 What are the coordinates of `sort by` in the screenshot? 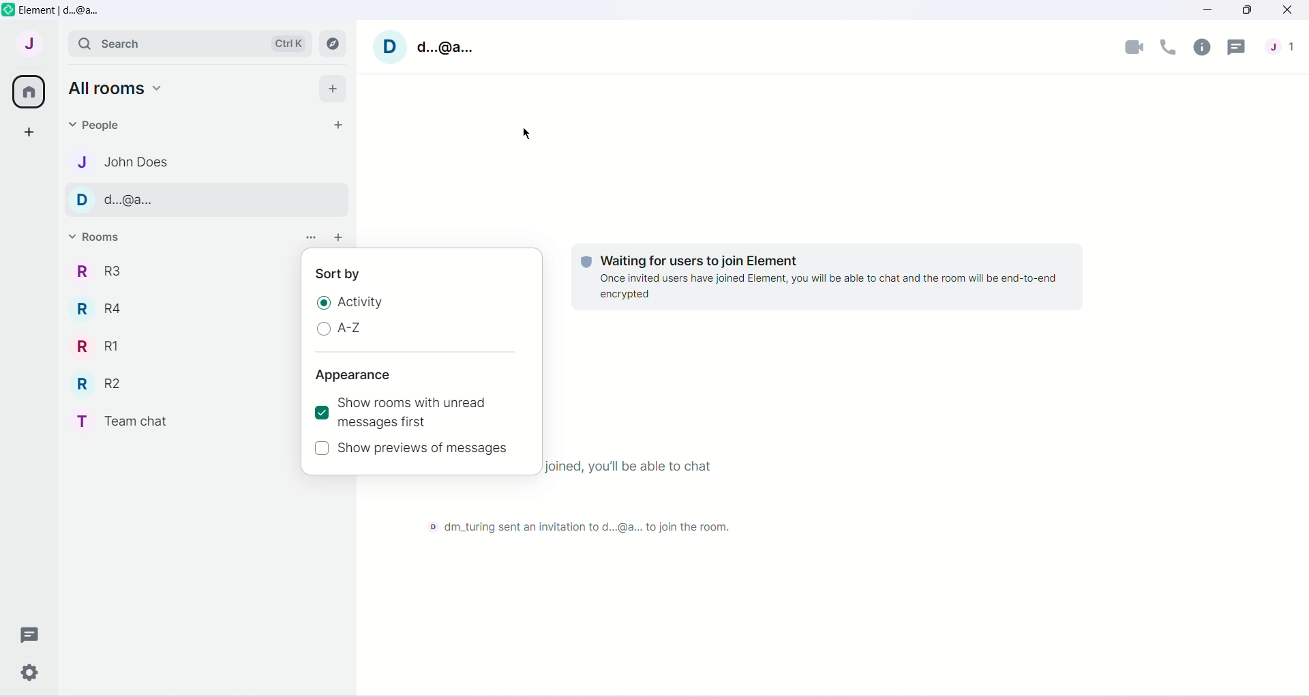 It's located at (339, 274).